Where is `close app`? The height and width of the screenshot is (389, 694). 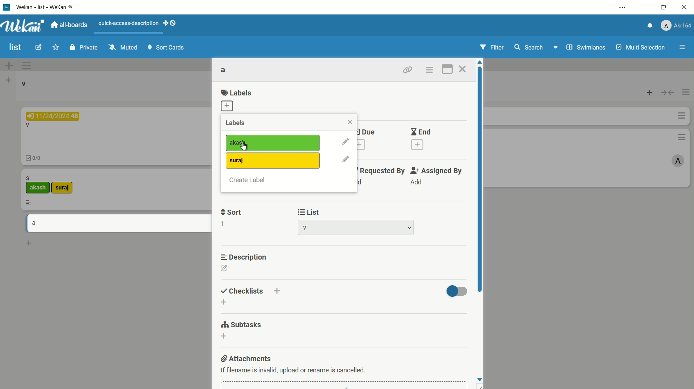 close app is located at coordinates (685, 9).